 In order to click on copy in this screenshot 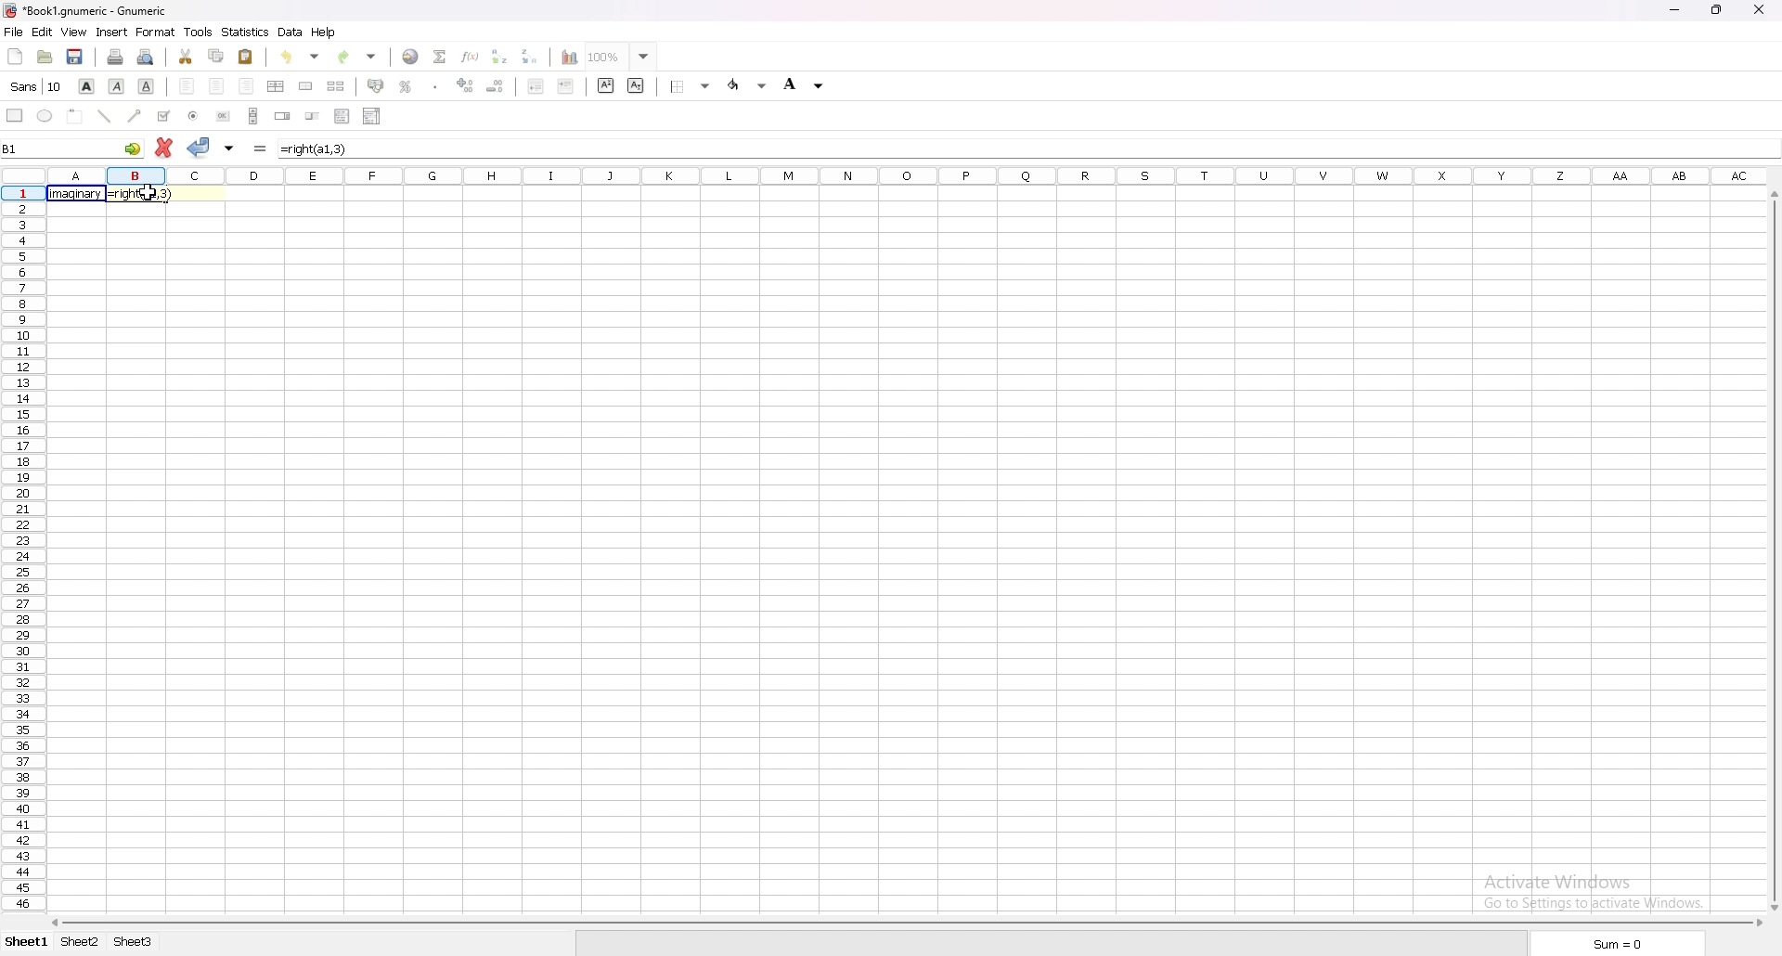, I will do `click(216, 56)`.